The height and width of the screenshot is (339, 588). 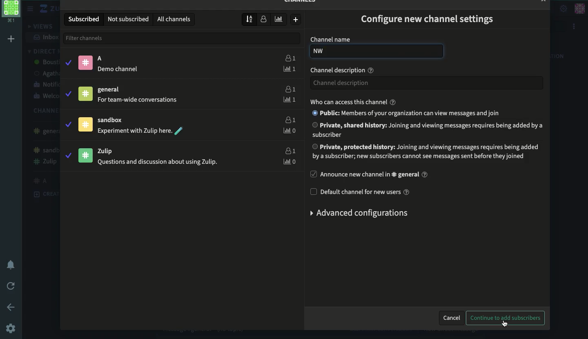 What do you see at coordinates (39, 27) in the screenshot?
I see `views` at bounding box center [39, 27].